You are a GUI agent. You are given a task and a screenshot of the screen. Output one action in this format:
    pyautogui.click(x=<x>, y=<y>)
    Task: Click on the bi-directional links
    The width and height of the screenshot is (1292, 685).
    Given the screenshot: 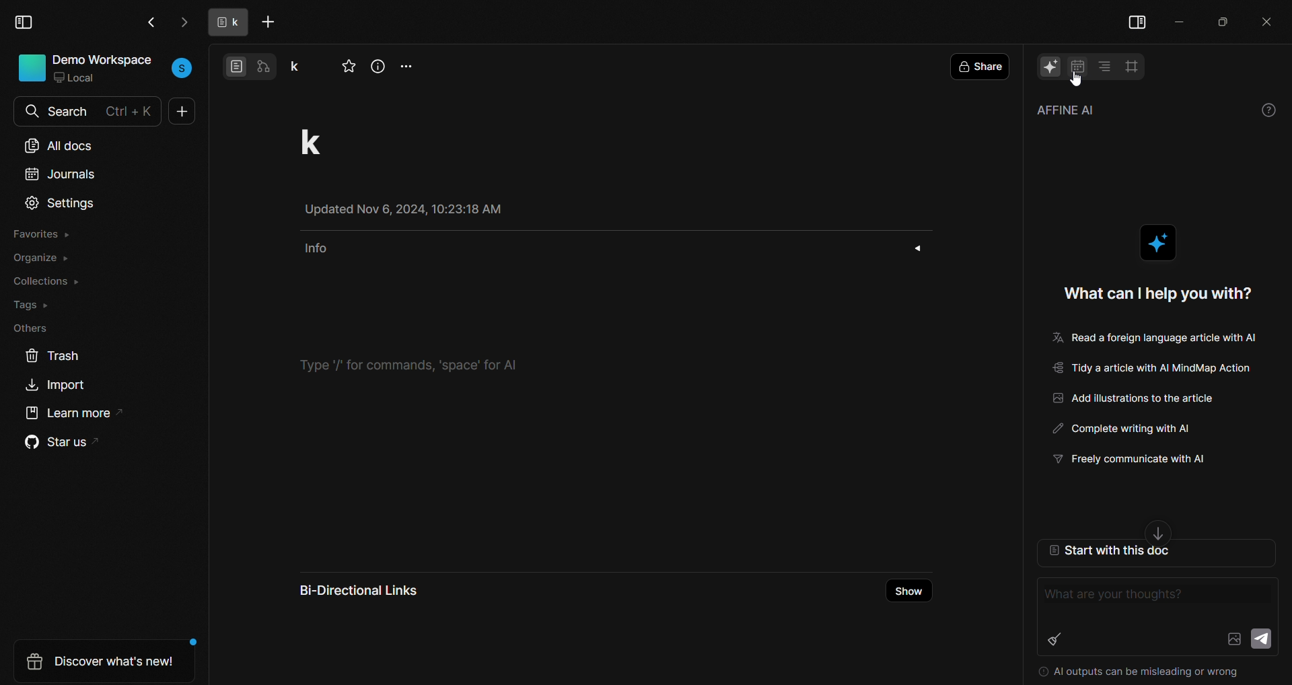 What is the action you would take?
    pyautogui.click(x=371, y=589)
    